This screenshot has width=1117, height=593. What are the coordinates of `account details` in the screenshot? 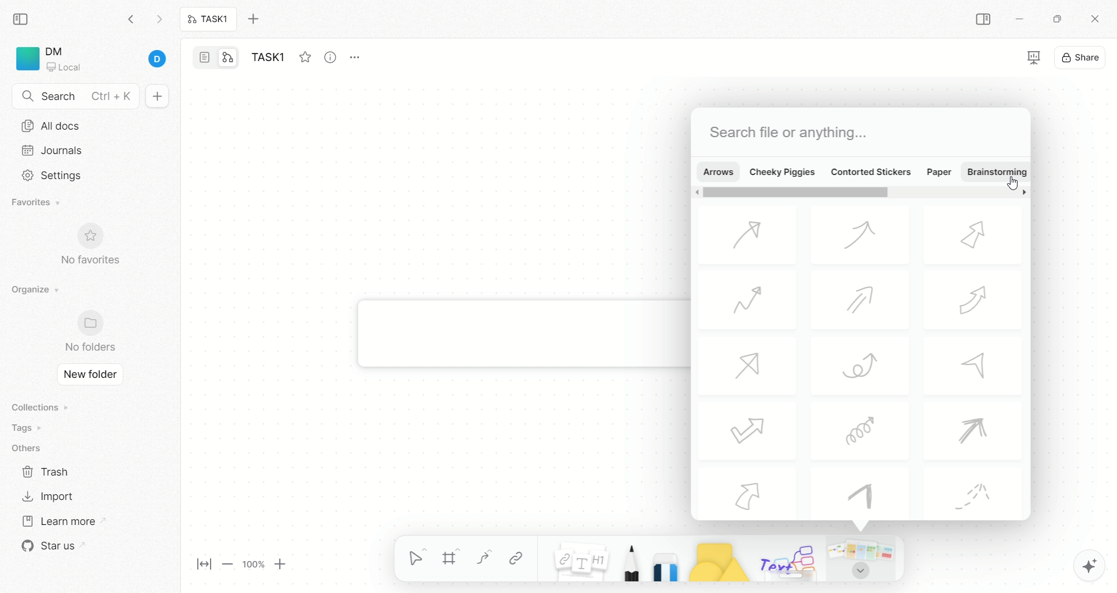 It's located at (109, 60).